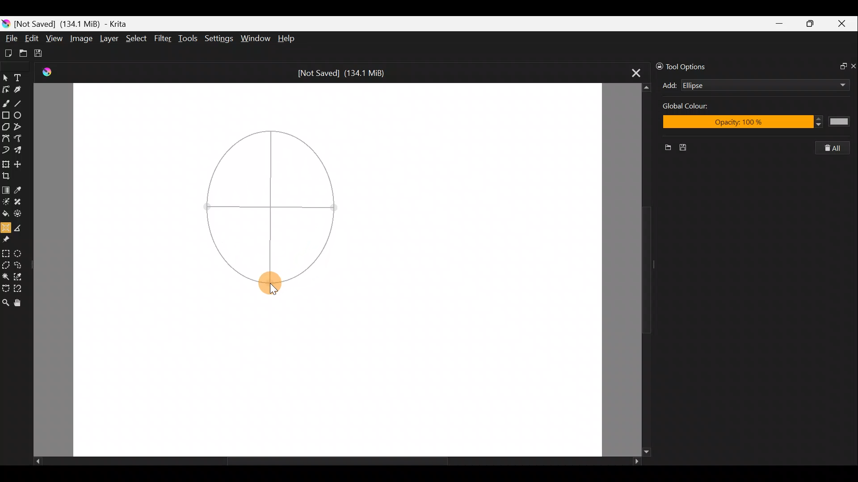  What do you see at coordinates (21, 287) in the screenshot?
I see `Magnetic curve selection tool` at bounding box center [21, 287].